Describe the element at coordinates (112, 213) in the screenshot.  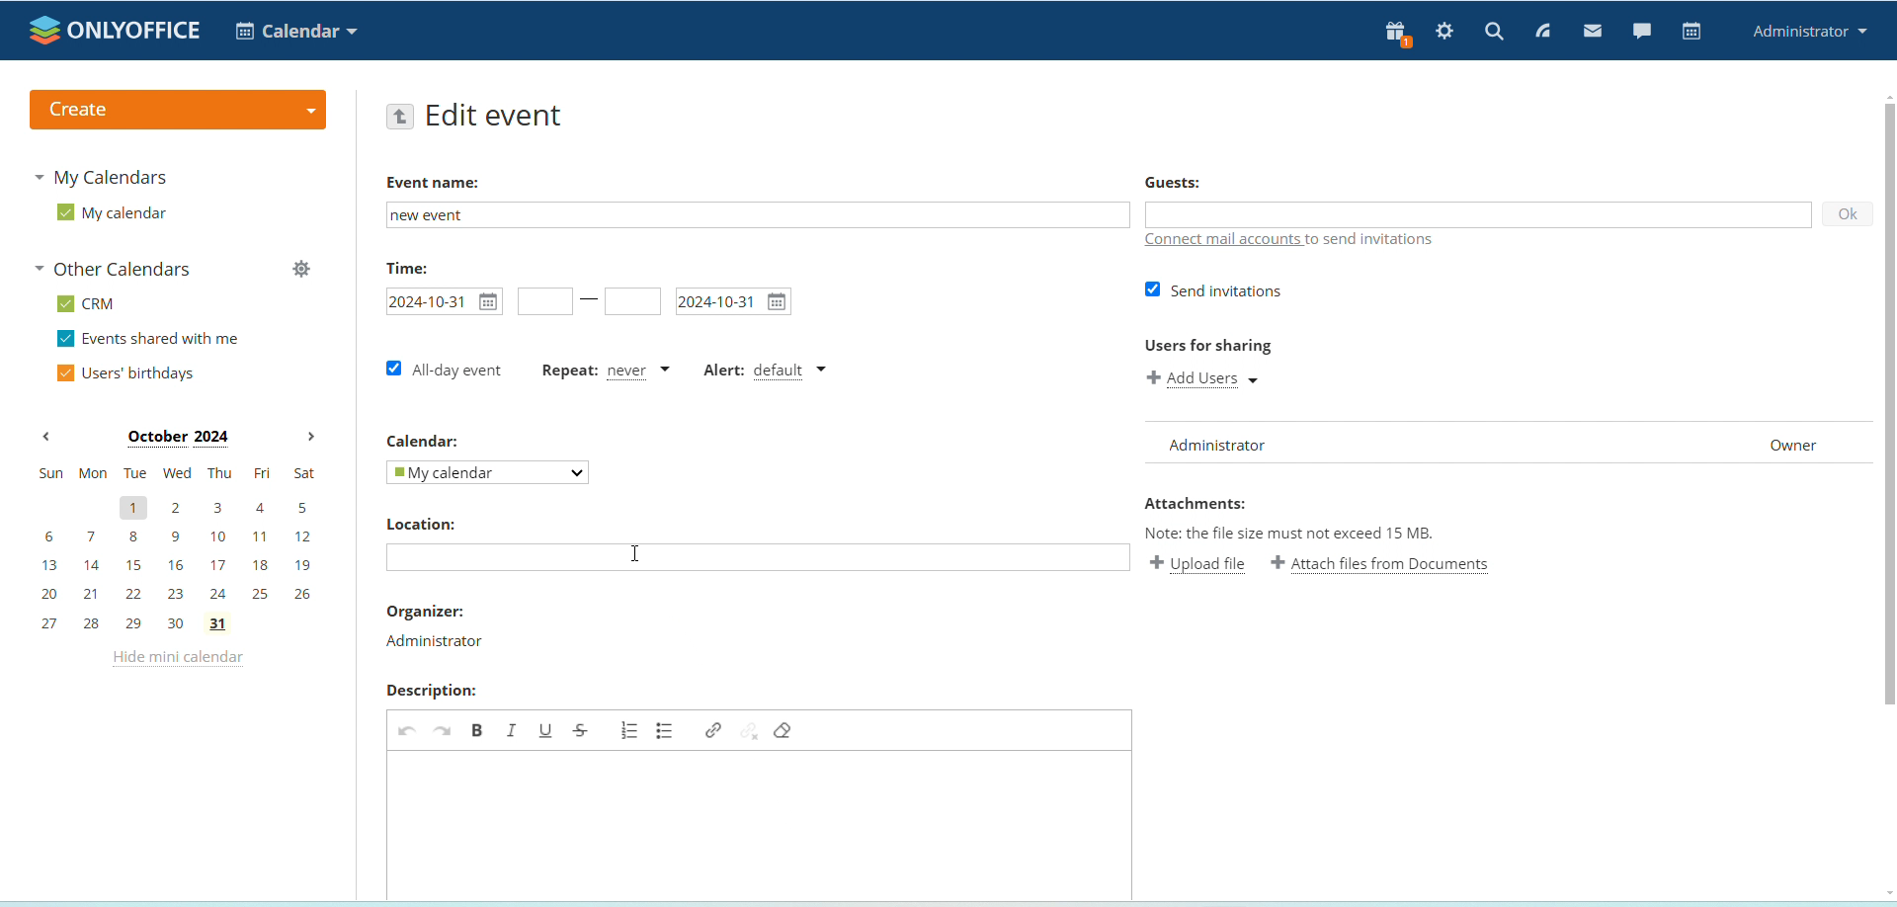
I see `my calendar` at that location.